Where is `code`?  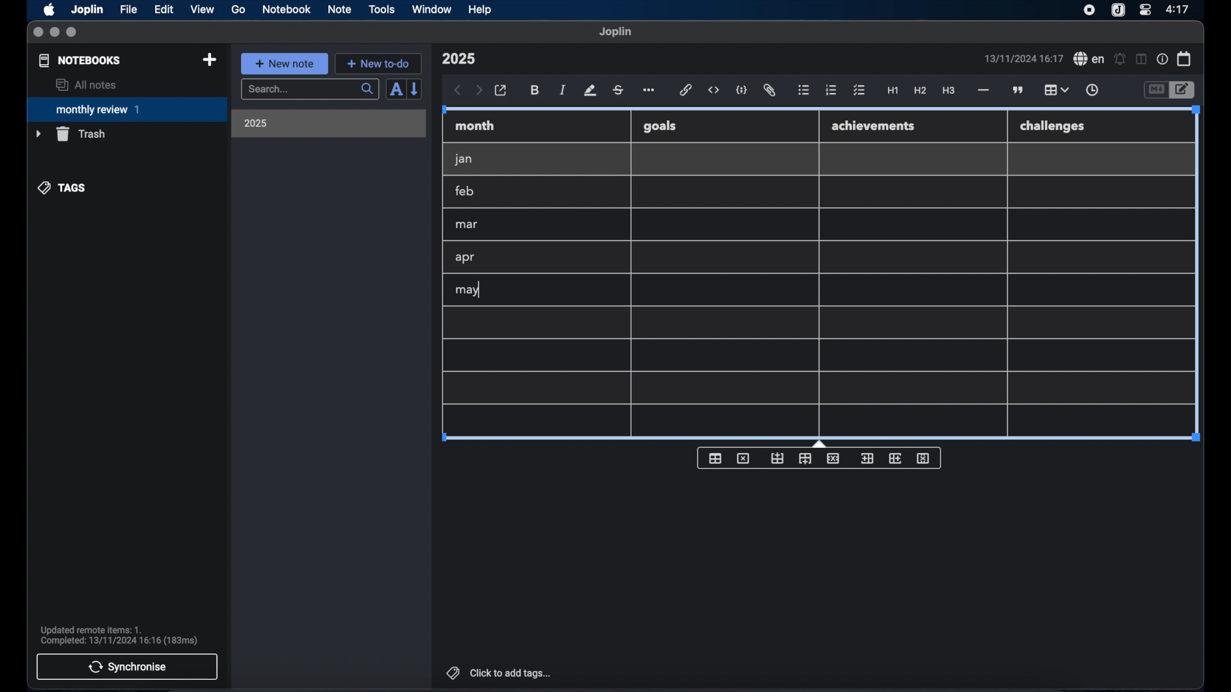 code is located at coordinates (742, 91).